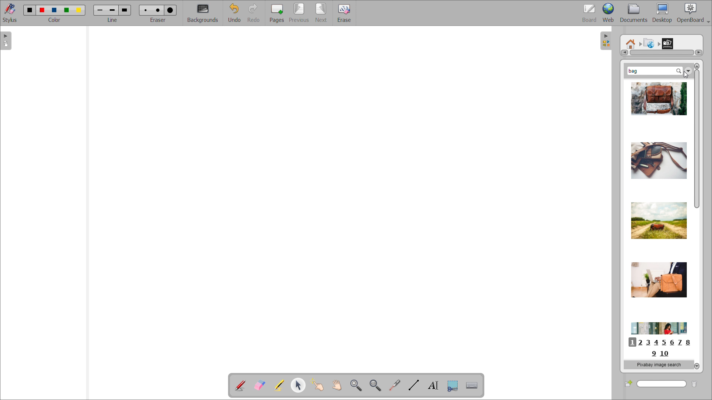 The image size is (712, 400). What do you see at coordinates (609, 42) in the screenshot?
I see `Open folder view` at bounding box center [609, 42].